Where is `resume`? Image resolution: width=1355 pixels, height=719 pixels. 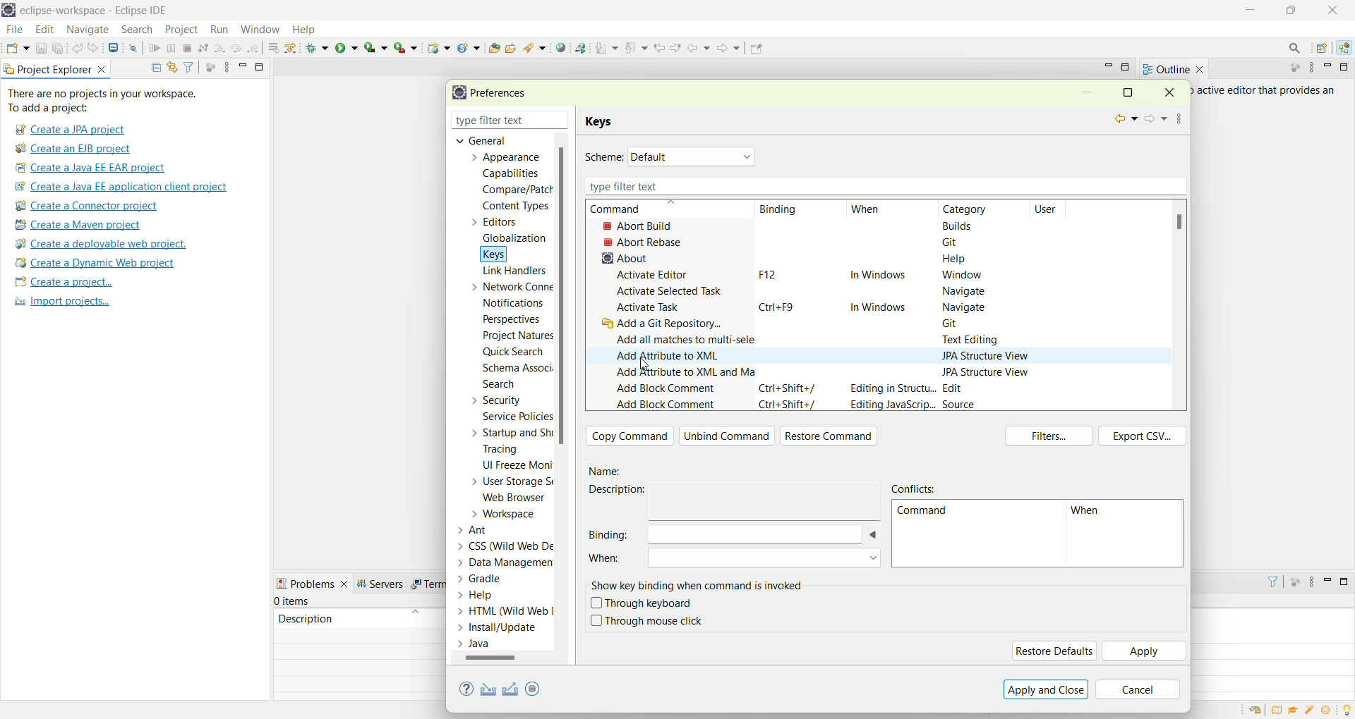 resume is located at coordinates (155, 49).